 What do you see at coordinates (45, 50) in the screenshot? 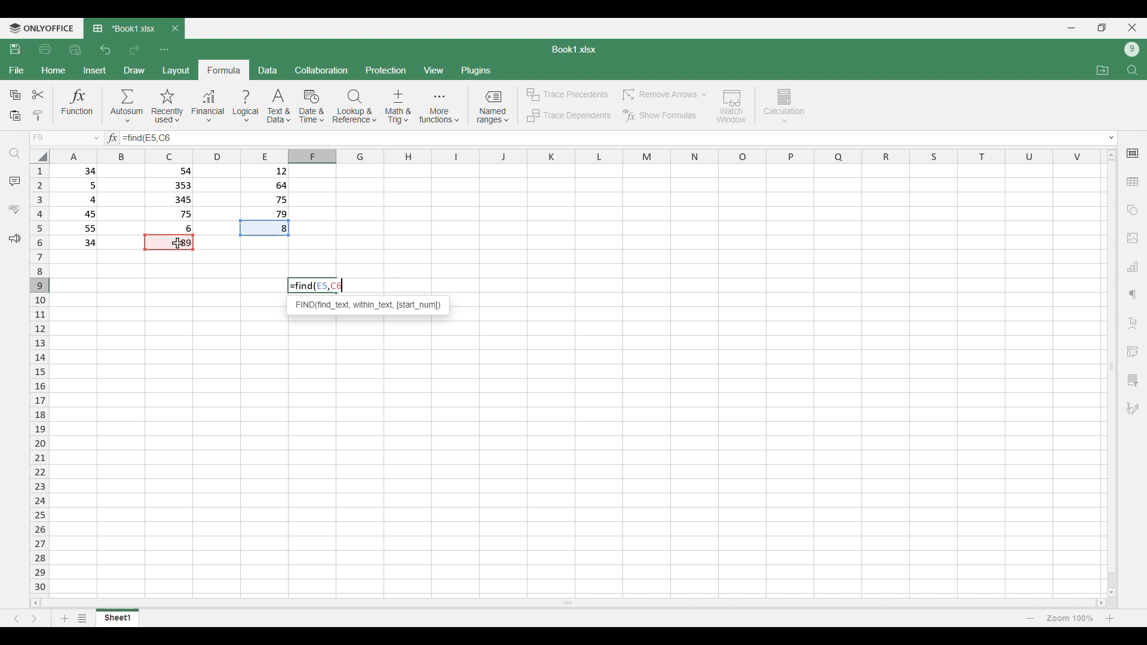
I see `Print file` at bounding box center [45, 50].